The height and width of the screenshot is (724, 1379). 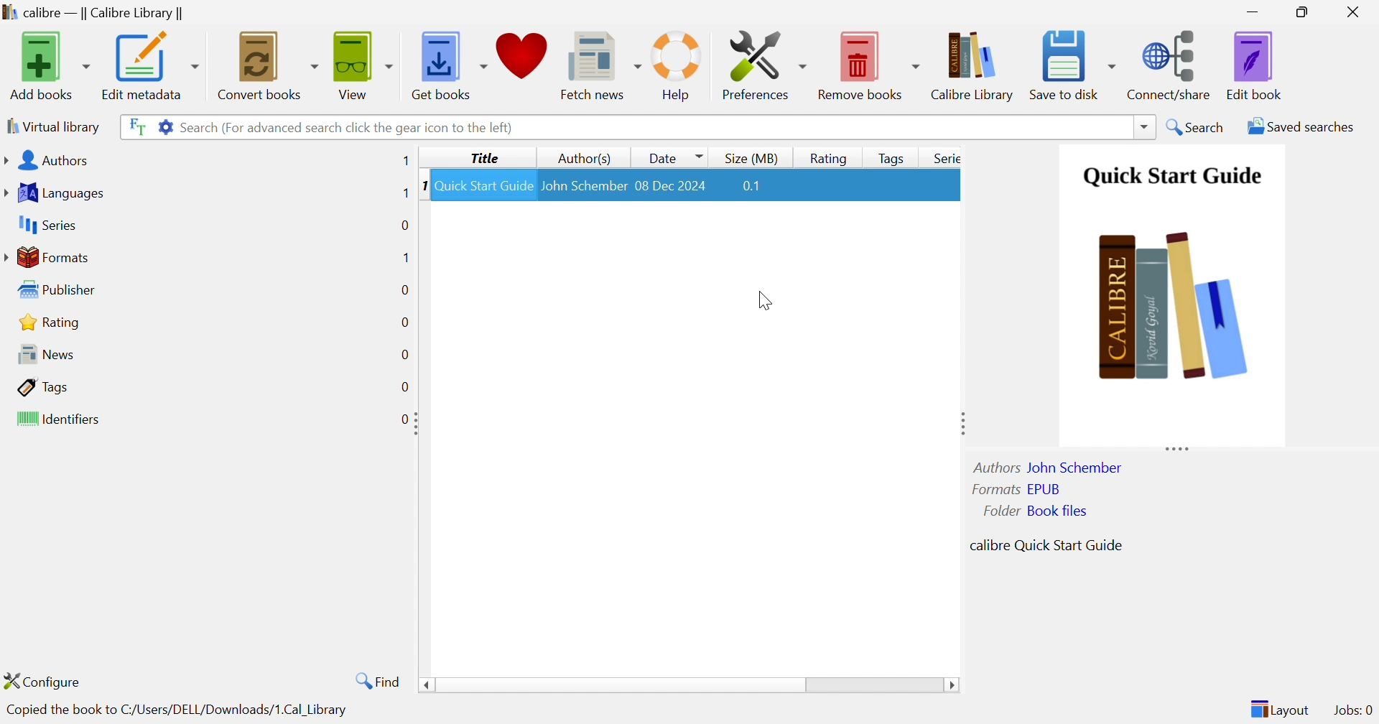 What do you see at coordinates (1256, 65) in the screenshot?
I see `Edit Book` at bounding box center [1256, 65].